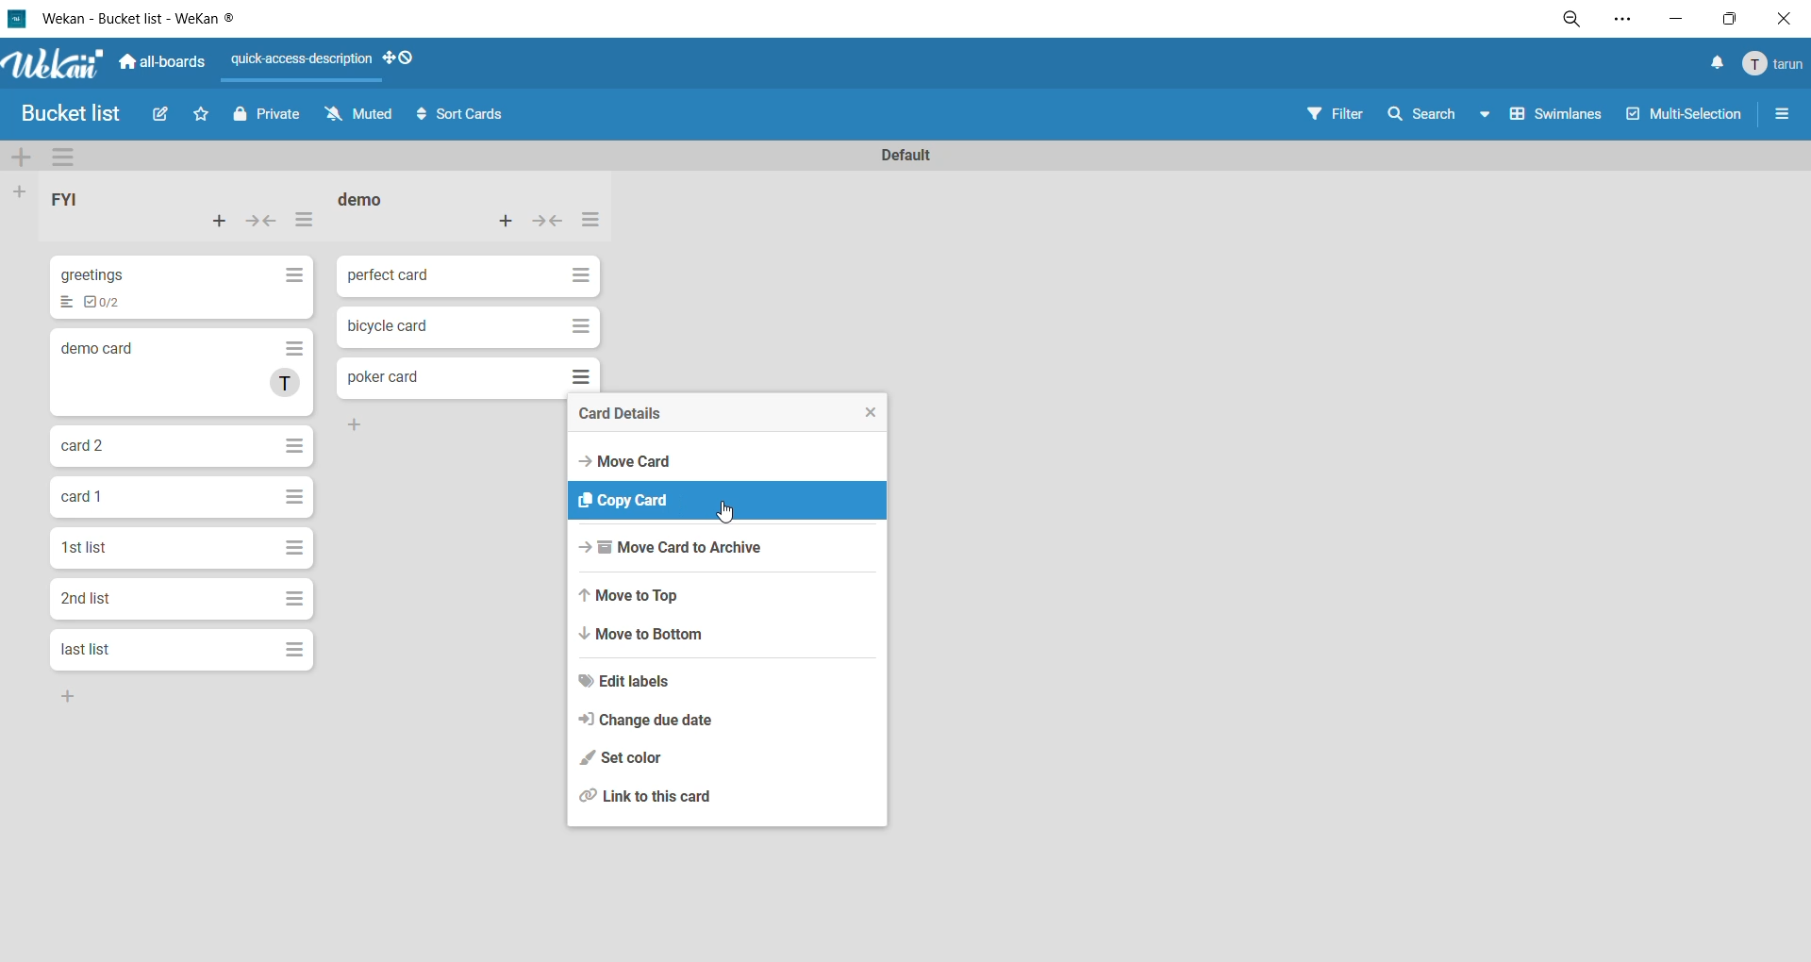  What do you see at coordinates (99, 274) in the screenshot?
I see `greetings` at bounding box center [99, 274].